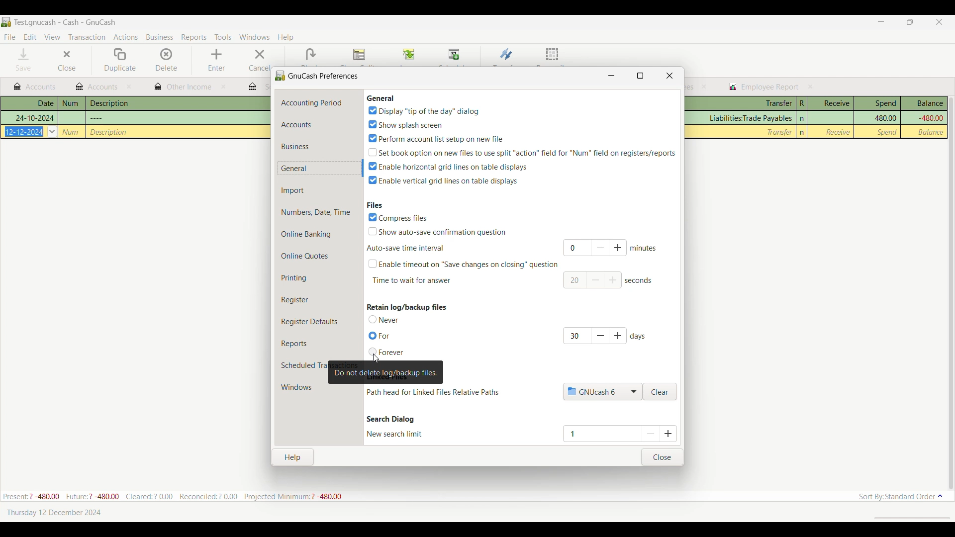 This screenshot has width=955, height=537. Describe the element at coordinates (598, 433) in the screenshot. I see `Click to type in number` at that location.